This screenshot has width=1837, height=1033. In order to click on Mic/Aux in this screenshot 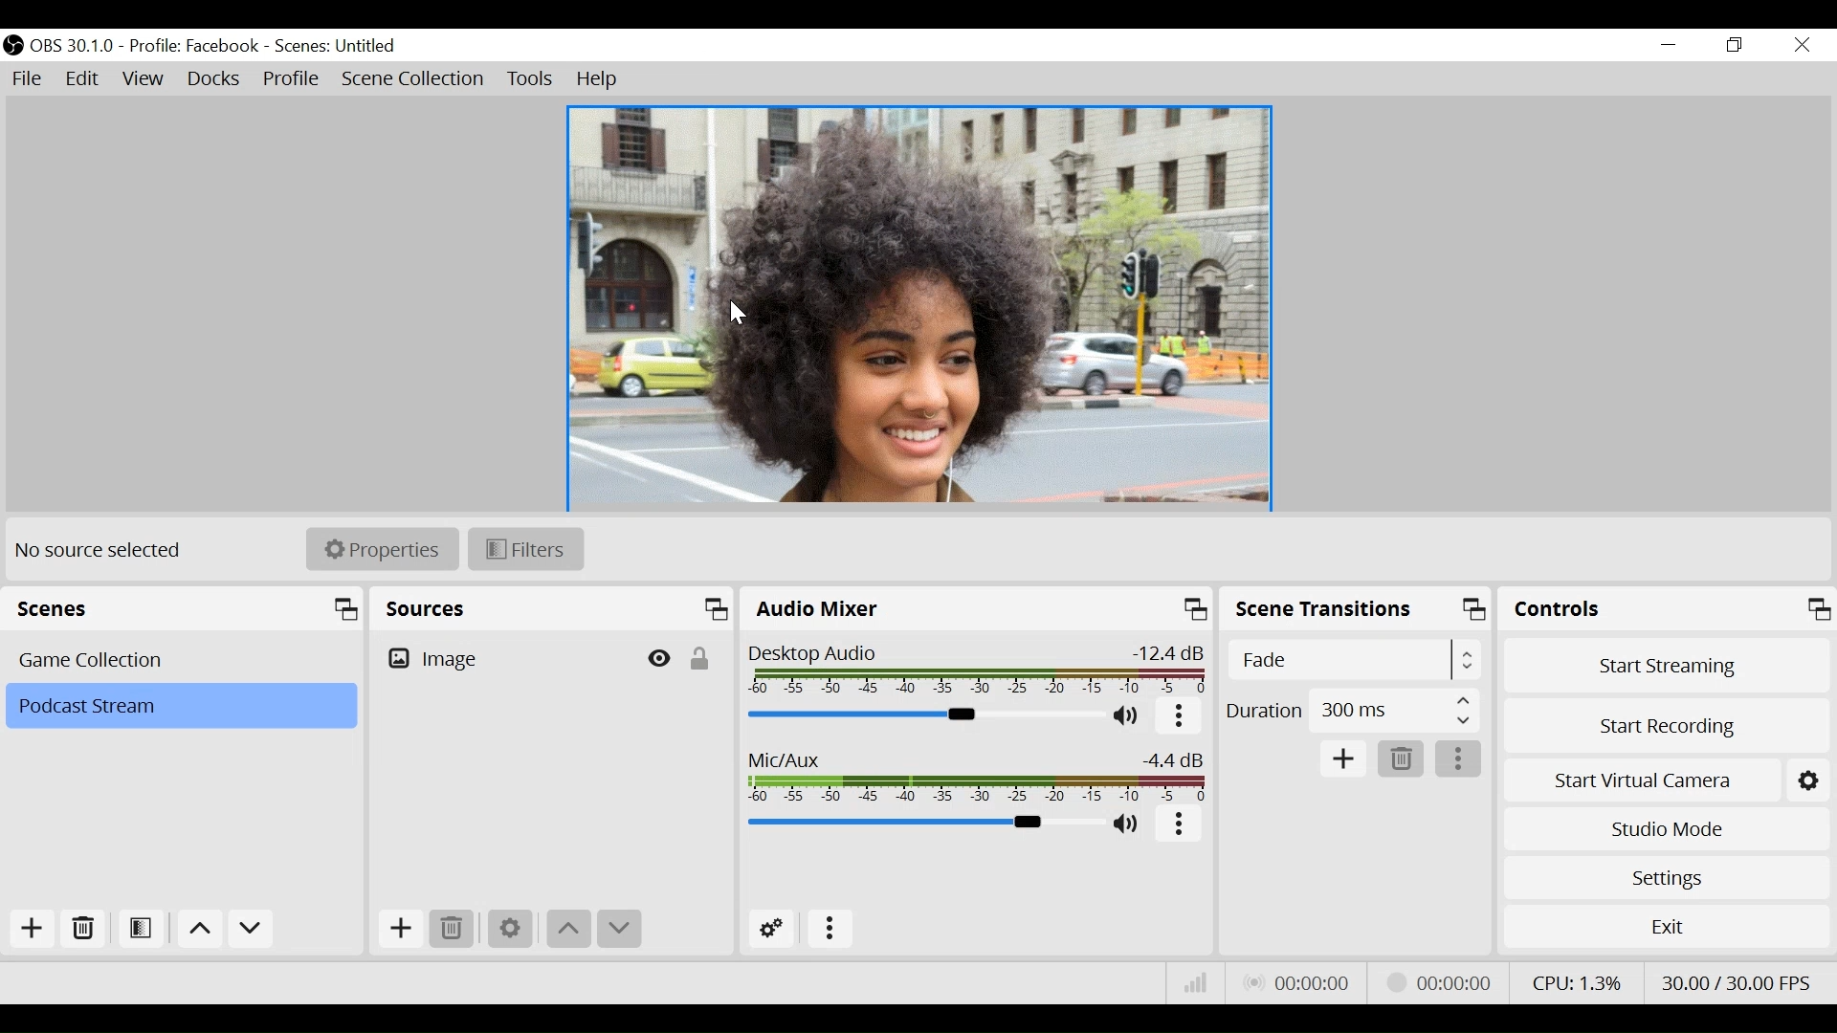, I will do `click(977, 773)`.